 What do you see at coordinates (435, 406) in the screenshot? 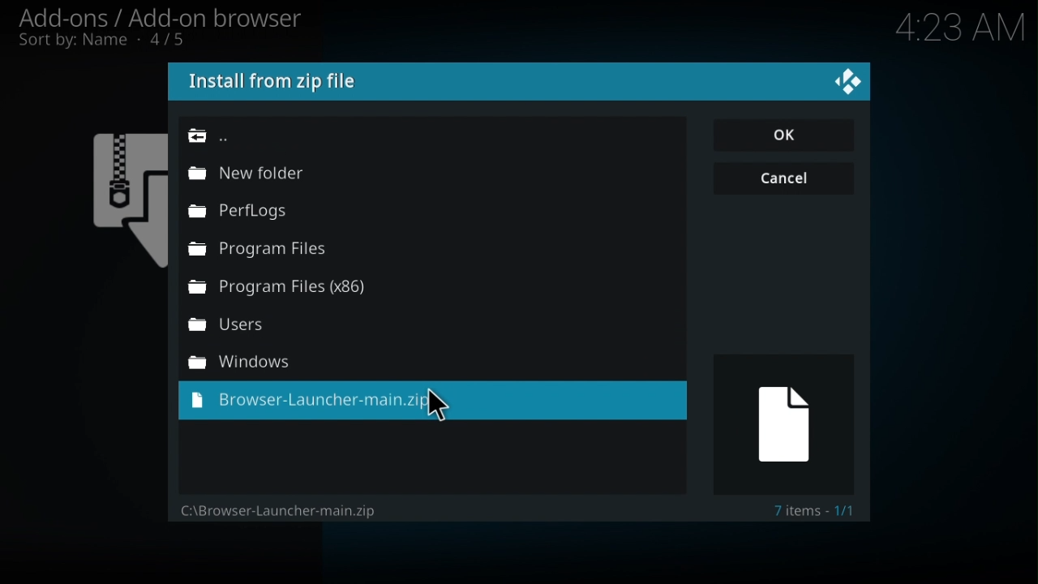
I see `cursor` at bounding box center [435, 406].